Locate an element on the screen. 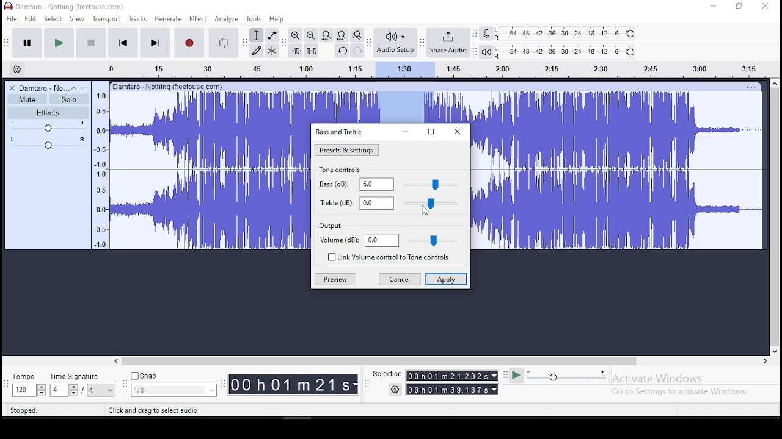  drop down is located at coordinates (356, 385).